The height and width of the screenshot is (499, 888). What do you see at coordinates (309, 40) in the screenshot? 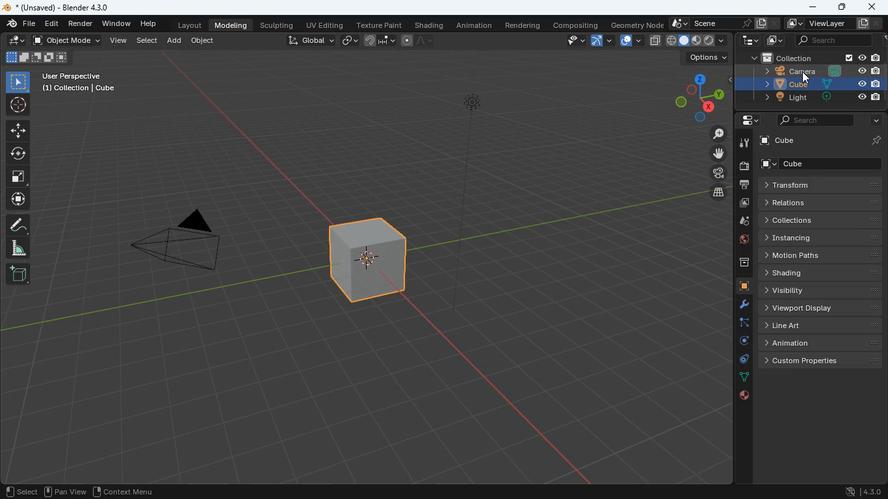
I see `global` at bounding box center [309, 40].